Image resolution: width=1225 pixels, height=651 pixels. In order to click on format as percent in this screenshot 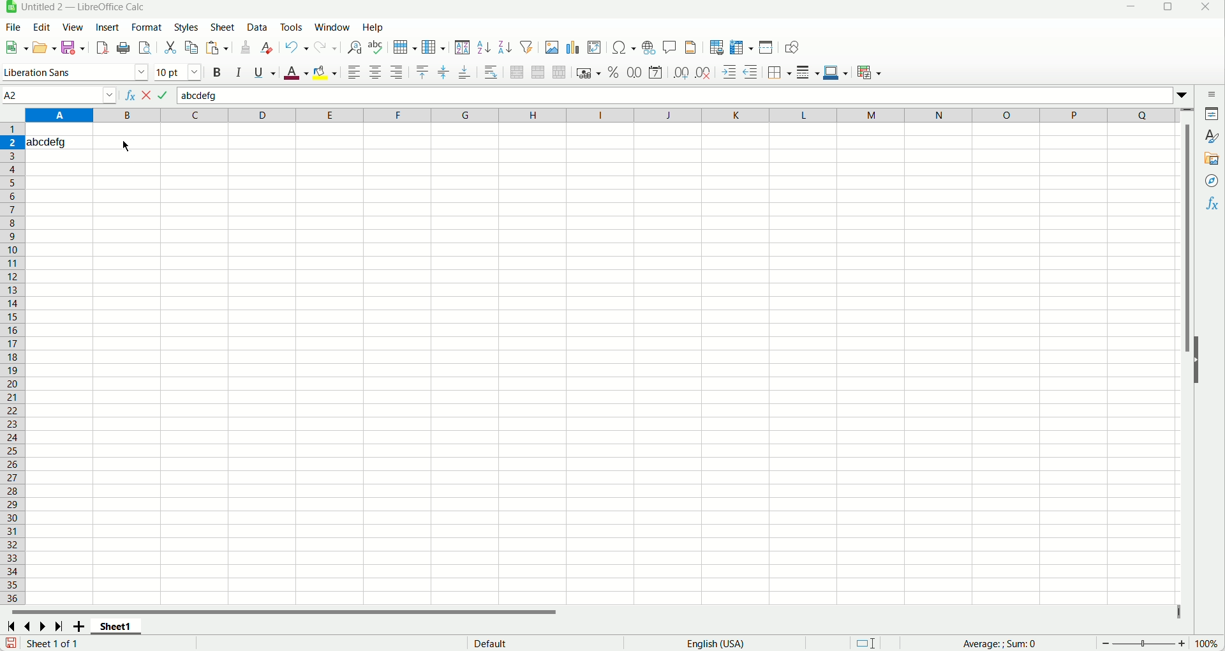, I will do `click(615, 73)`.